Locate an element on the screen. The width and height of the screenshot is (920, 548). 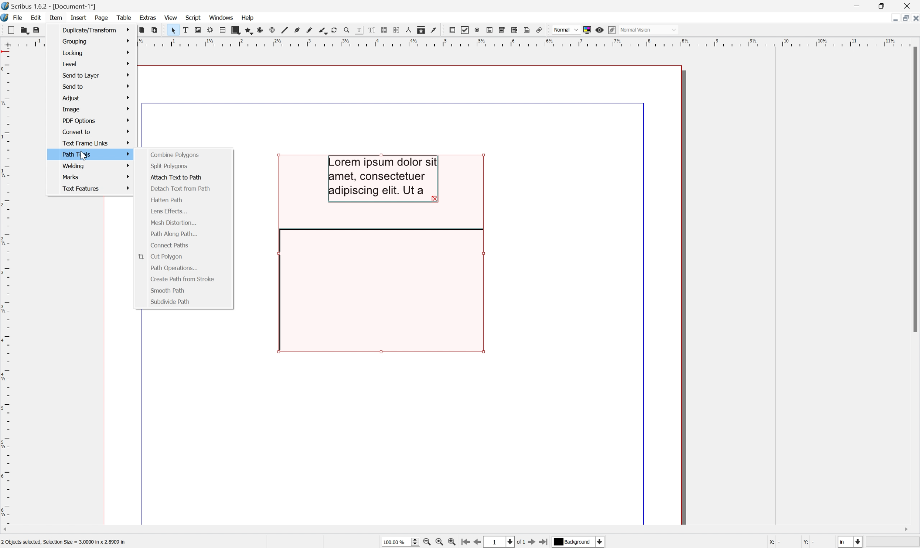
File is located at coordinates (17, 17).